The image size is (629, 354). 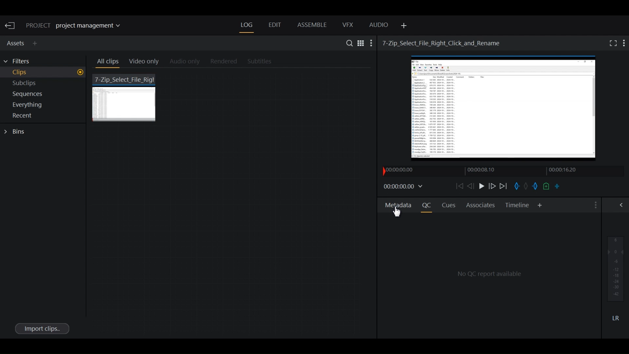 What do you see at coordinates (443, 43) in the screenshot?
I see `Video Name` at bounding box center [443, 43].